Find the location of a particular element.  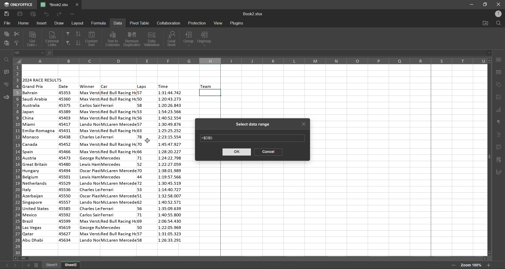

laps is located at coordinates (142, 86).